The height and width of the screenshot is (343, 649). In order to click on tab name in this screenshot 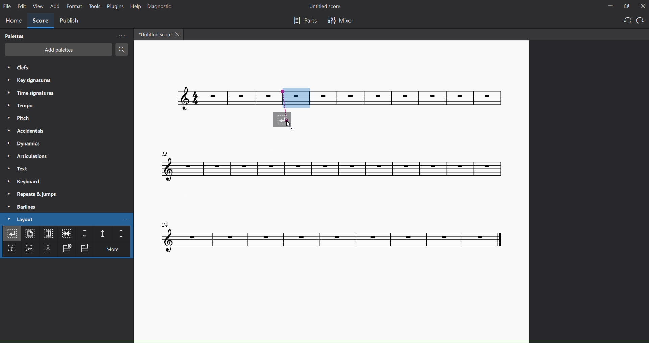, I will do `click(153, 34)`.